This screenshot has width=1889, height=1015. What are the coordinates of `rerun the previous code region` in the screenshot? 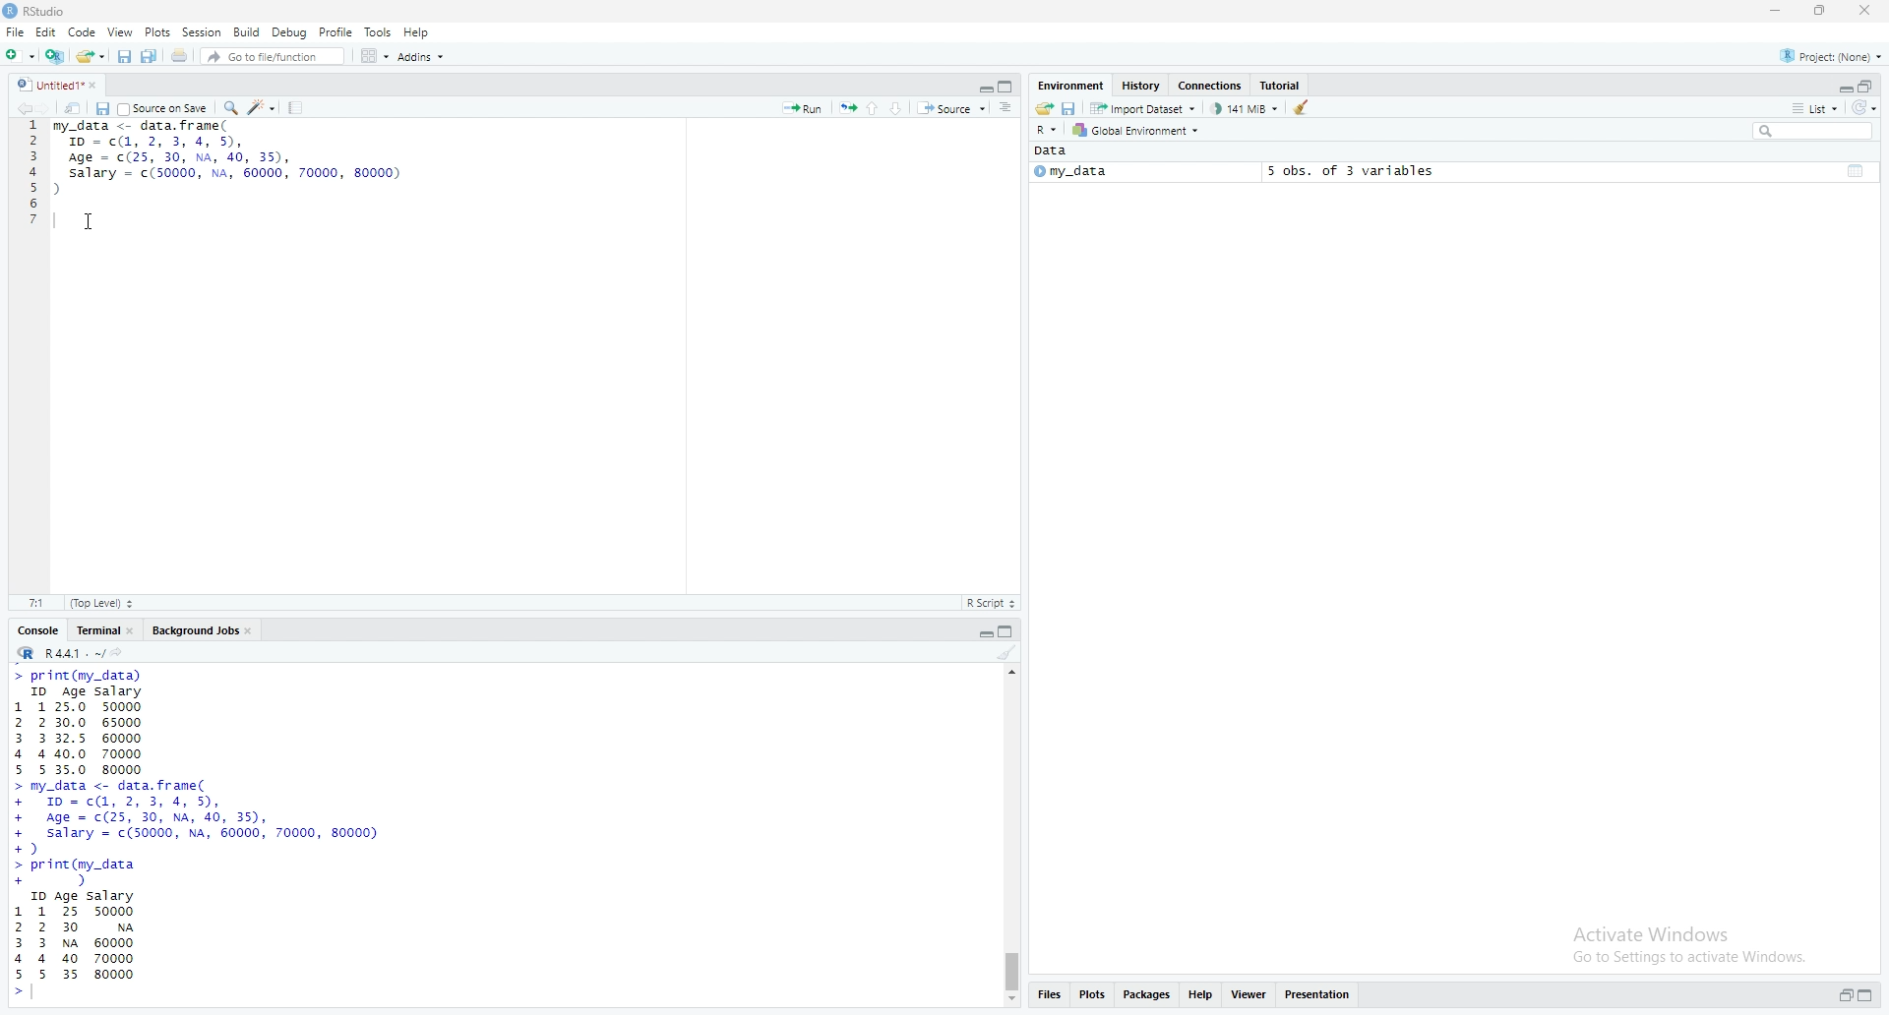 It's located at (847, 108).